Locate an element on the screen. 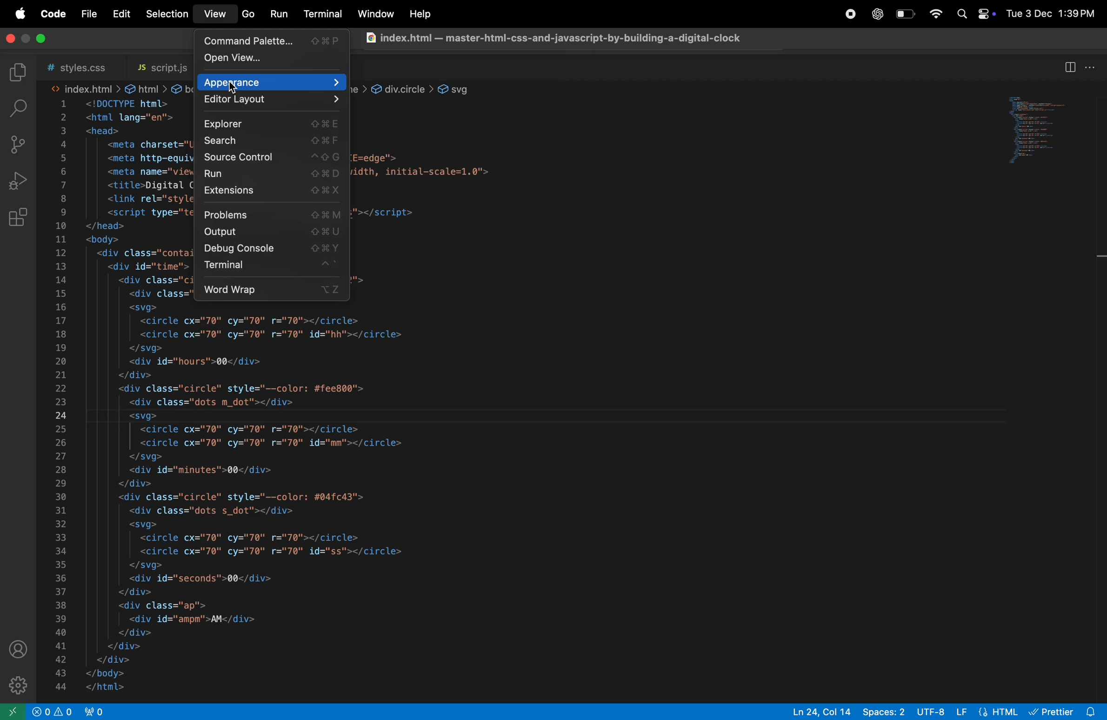 Image resolution: width=1107 pixels, height=720 pixels. svg is located at coordinates (460, 92).